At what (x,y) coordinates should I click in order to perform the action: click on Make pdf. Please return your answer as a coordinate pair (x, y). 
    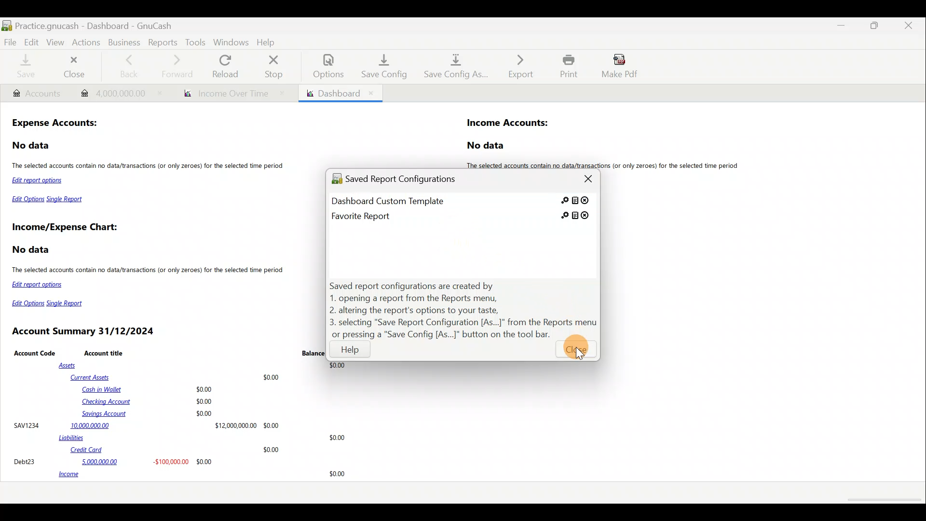
    Looking at the image, I should click on (623, 68).